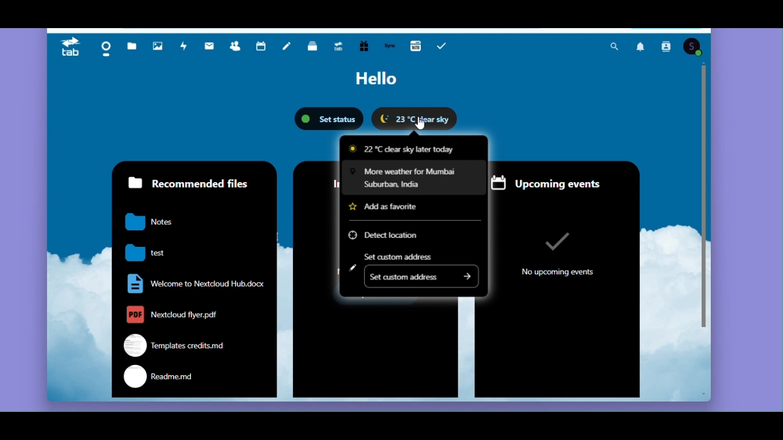 The image size is (783, 440). Describe the element at coordinates (314, 46) in the screenshot. I see `Deck` at that location.